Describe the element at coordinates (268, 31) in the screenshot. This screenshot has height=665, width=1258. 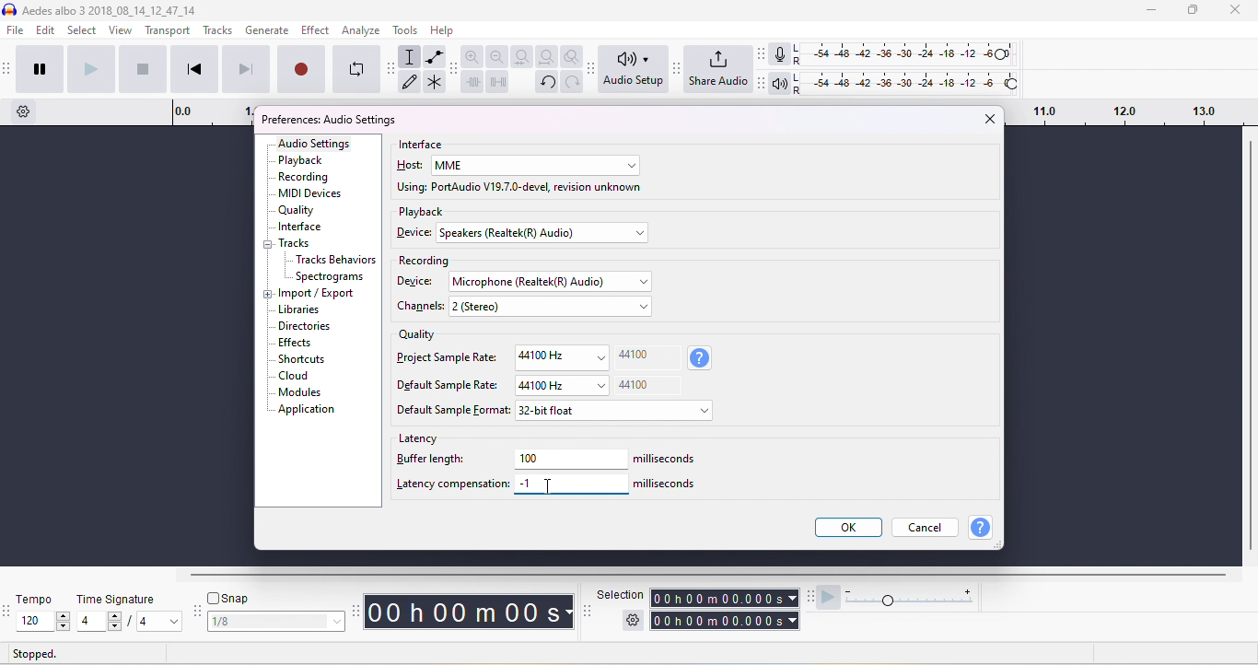
I see `generate` at that location.